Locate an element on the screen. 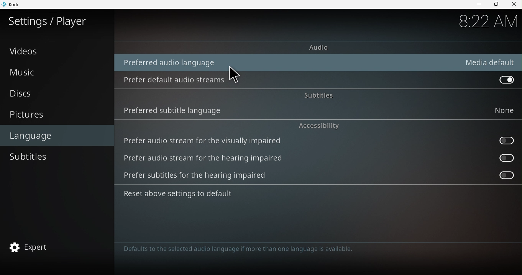 This screenshot has height=275, width=522. Prefer audio stream for the hearing impaired is located at coordinates (503, 157).